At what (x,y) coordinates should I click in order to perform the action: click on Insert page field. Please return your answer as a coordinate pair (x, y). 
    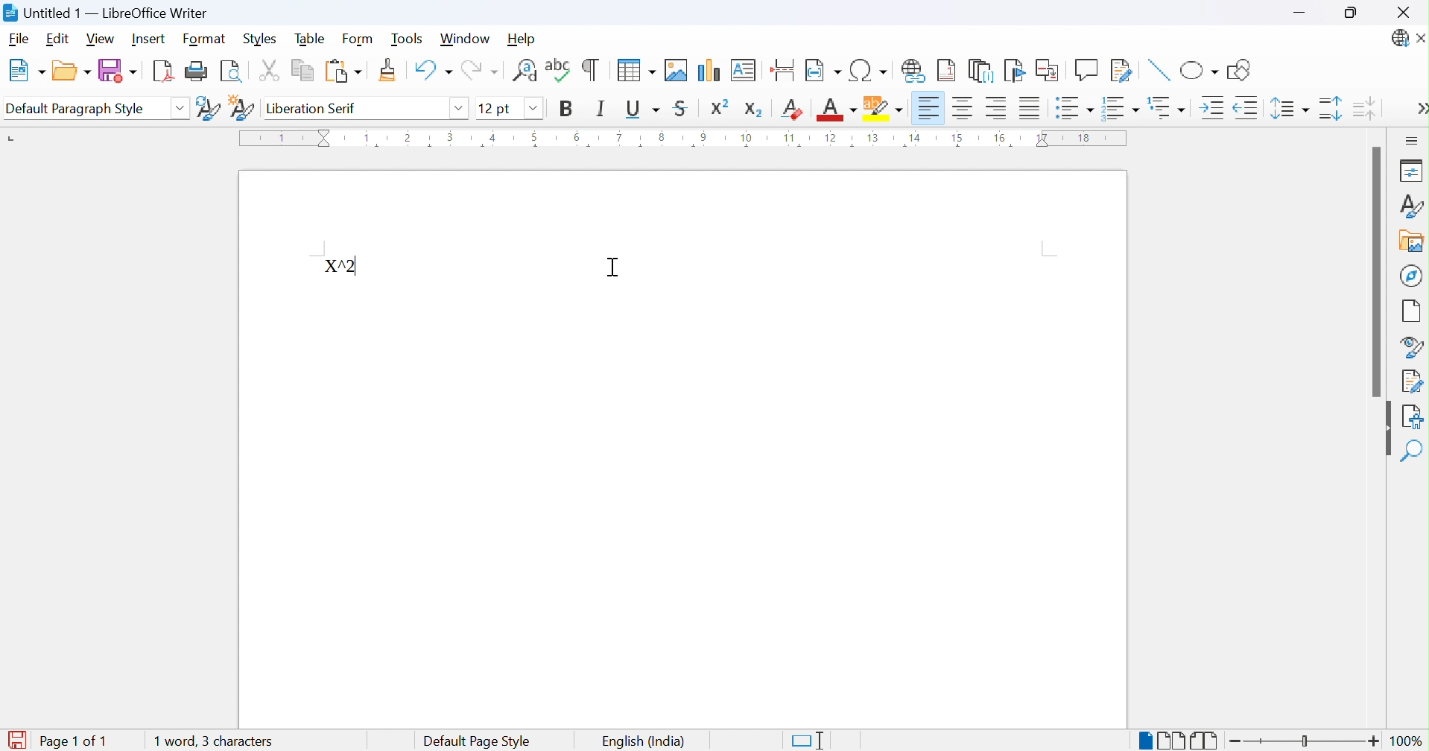
    Looking at the image, I should click on (823, 70).